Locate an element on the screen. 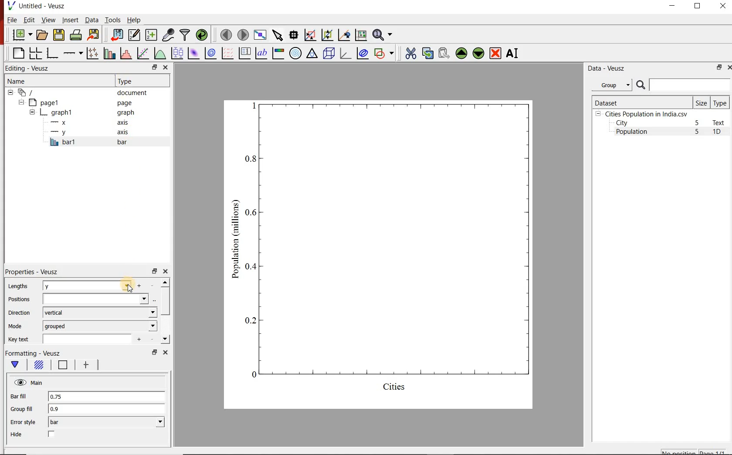 This screenshot has width=732, height=455. import data into Veusz is located at coordinates (116, 34).